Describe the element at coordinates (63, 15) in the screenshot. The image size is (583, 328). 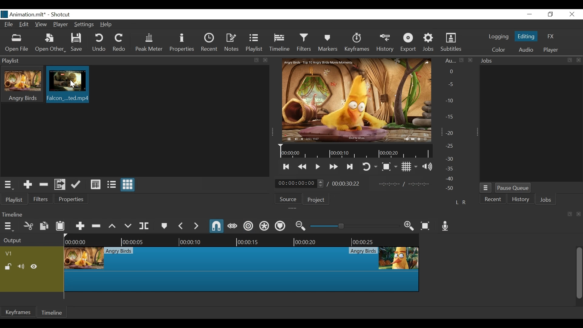
I see `Shotcut` at that location.